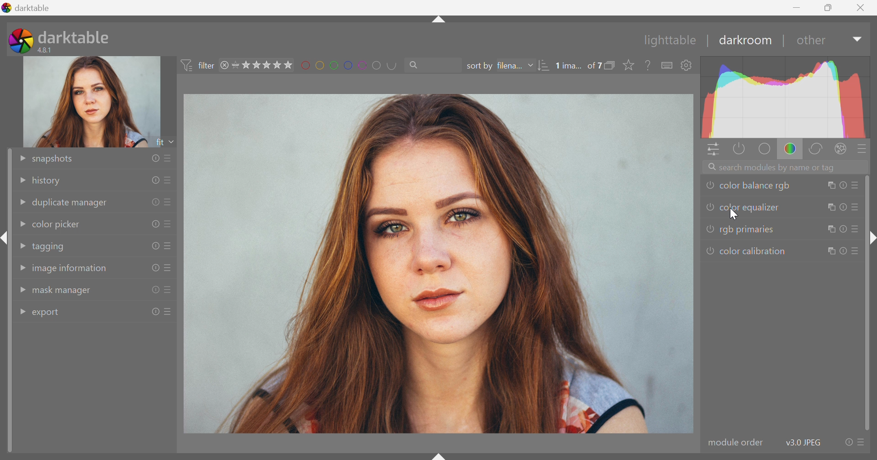  Describe the element at coordinates (169, 180) in the screenshot. I see `presets` at that location.